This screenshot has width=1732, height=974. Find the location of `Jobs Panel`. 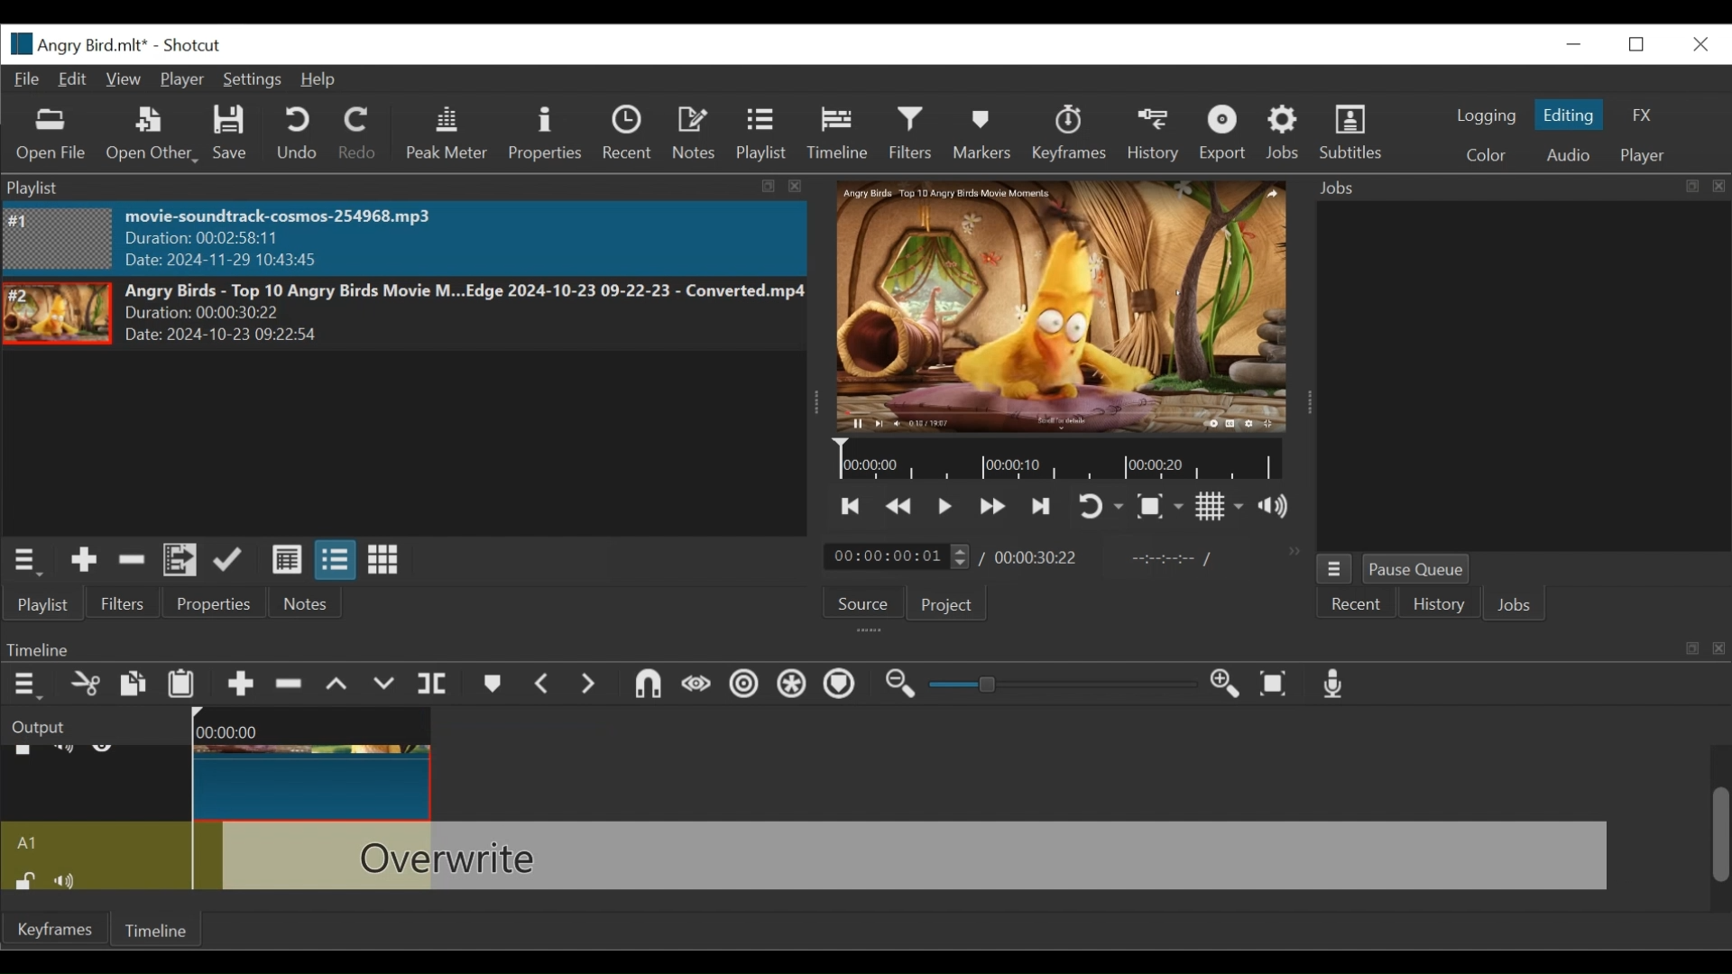

Jobs Panel is located at coordinates (1505, 377).